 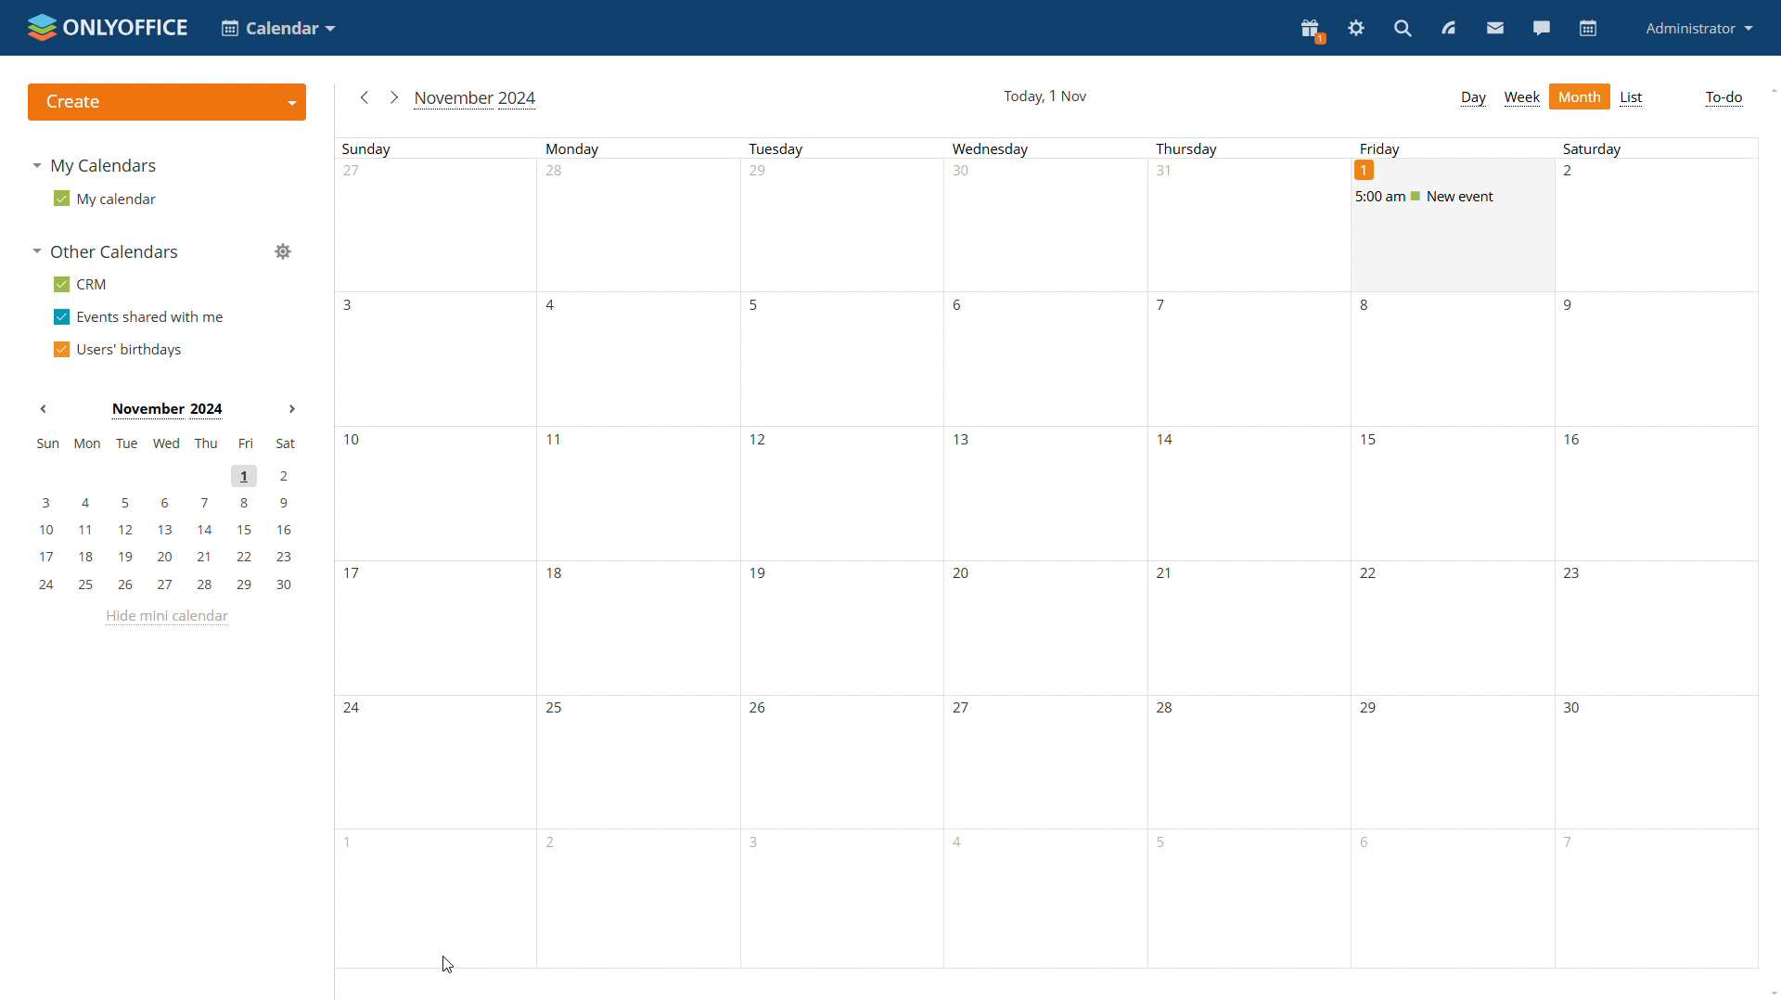 What do you see at coordinates (1580, 96) in the screenshot?
I see `month view` at bounding box center [1580, 96].